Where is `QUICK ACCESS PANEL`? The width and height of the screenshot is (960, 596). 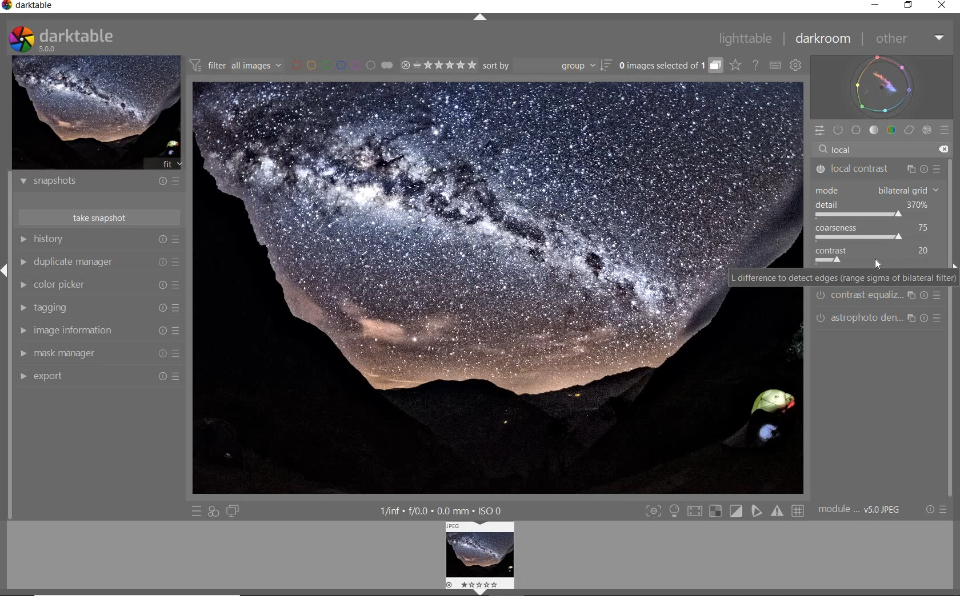 QUICK ACCESS PANEL is located at coordinates (821, 131).